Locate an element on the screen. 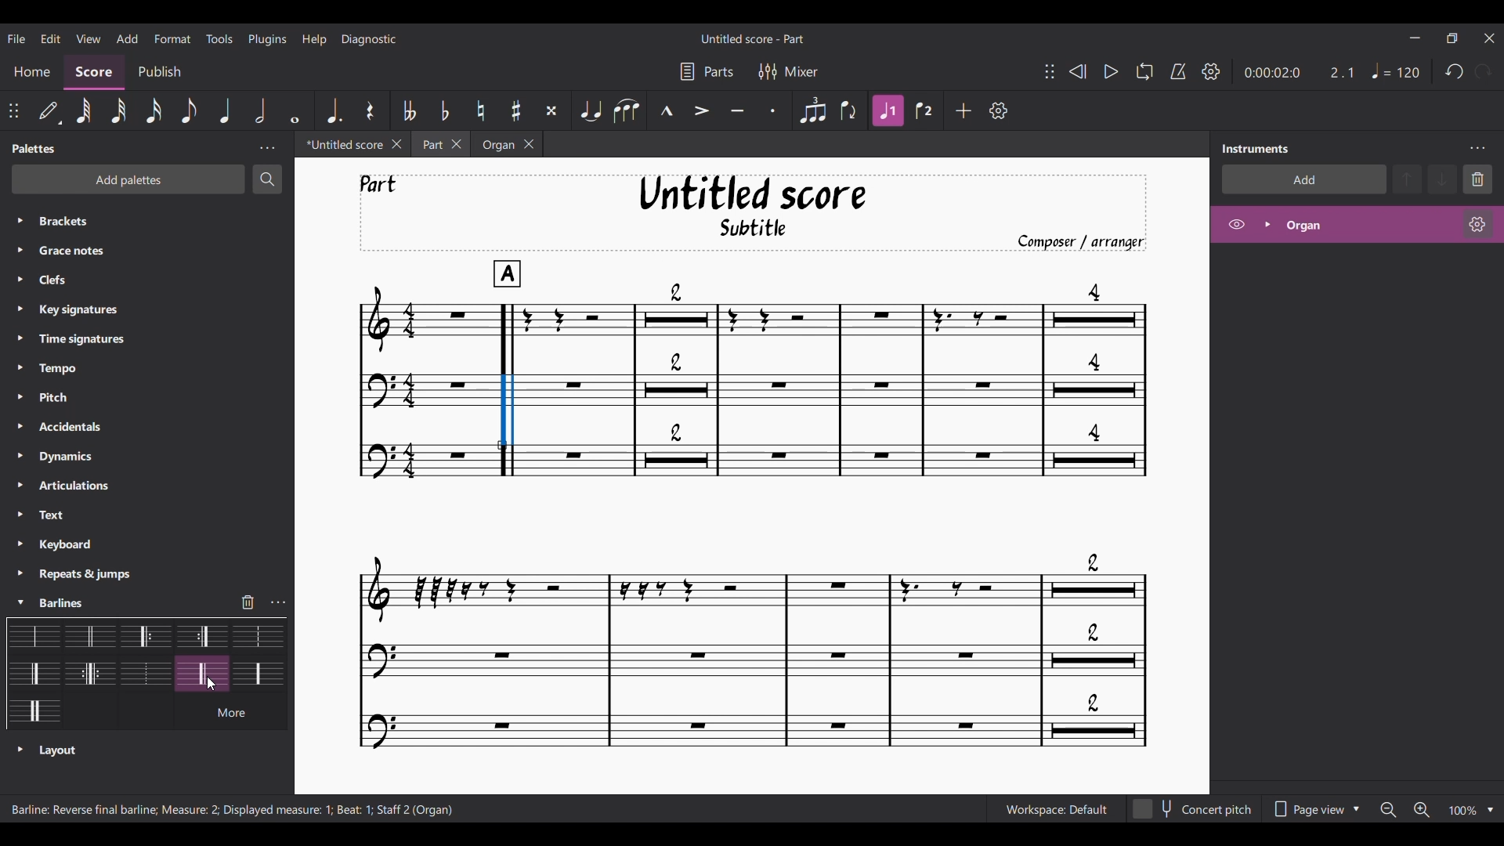 The height and width of the screenshot is (846, 1504). File menu is located at coordinates (16, 38).